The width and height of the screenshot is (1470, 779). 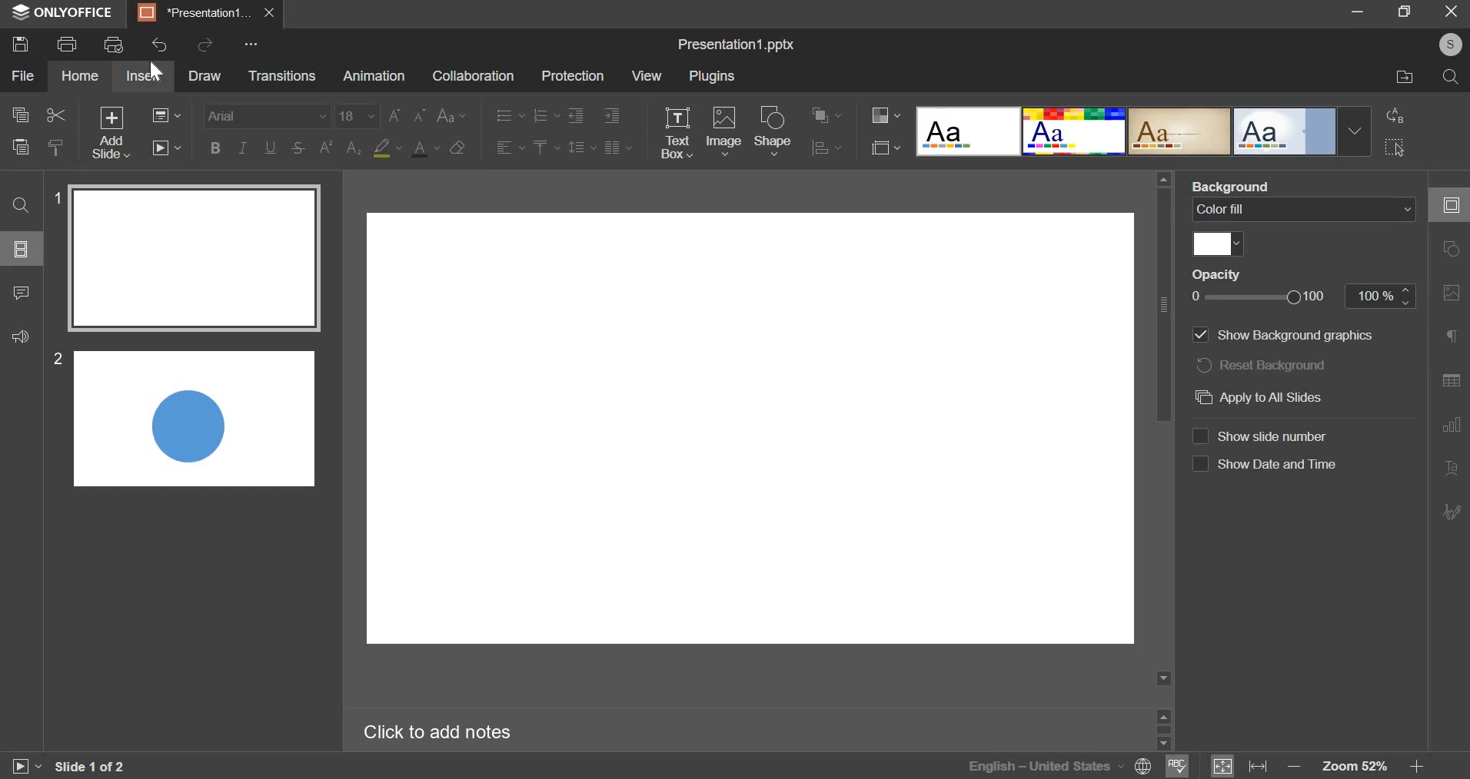 What do you see at coordinates (620, 148) in the screenshot?
I see `insert column` at bounding box center [620, 148].